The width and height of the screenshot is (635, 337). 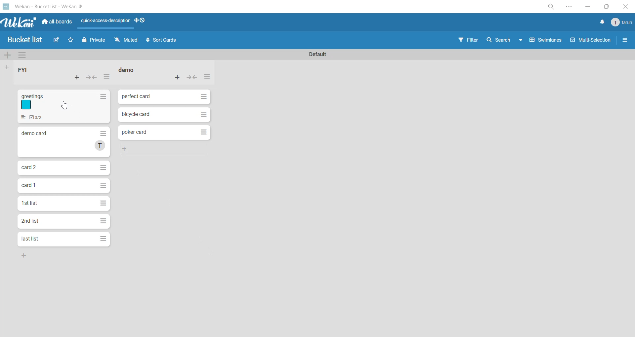 I want to click on multiselection, so click(x=591, y=43).